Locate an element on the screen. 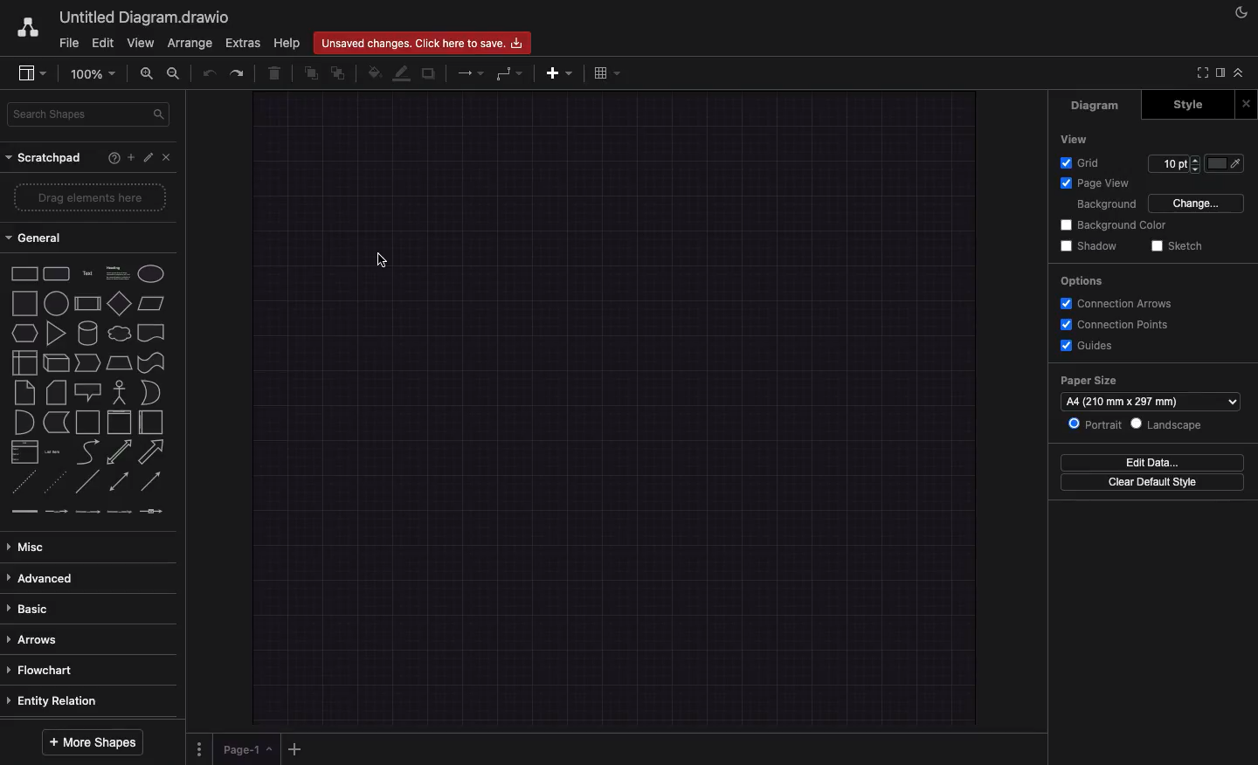 The height and width of the screenshot is (765, 1258). Advanced is located at coordinates (42, 576).